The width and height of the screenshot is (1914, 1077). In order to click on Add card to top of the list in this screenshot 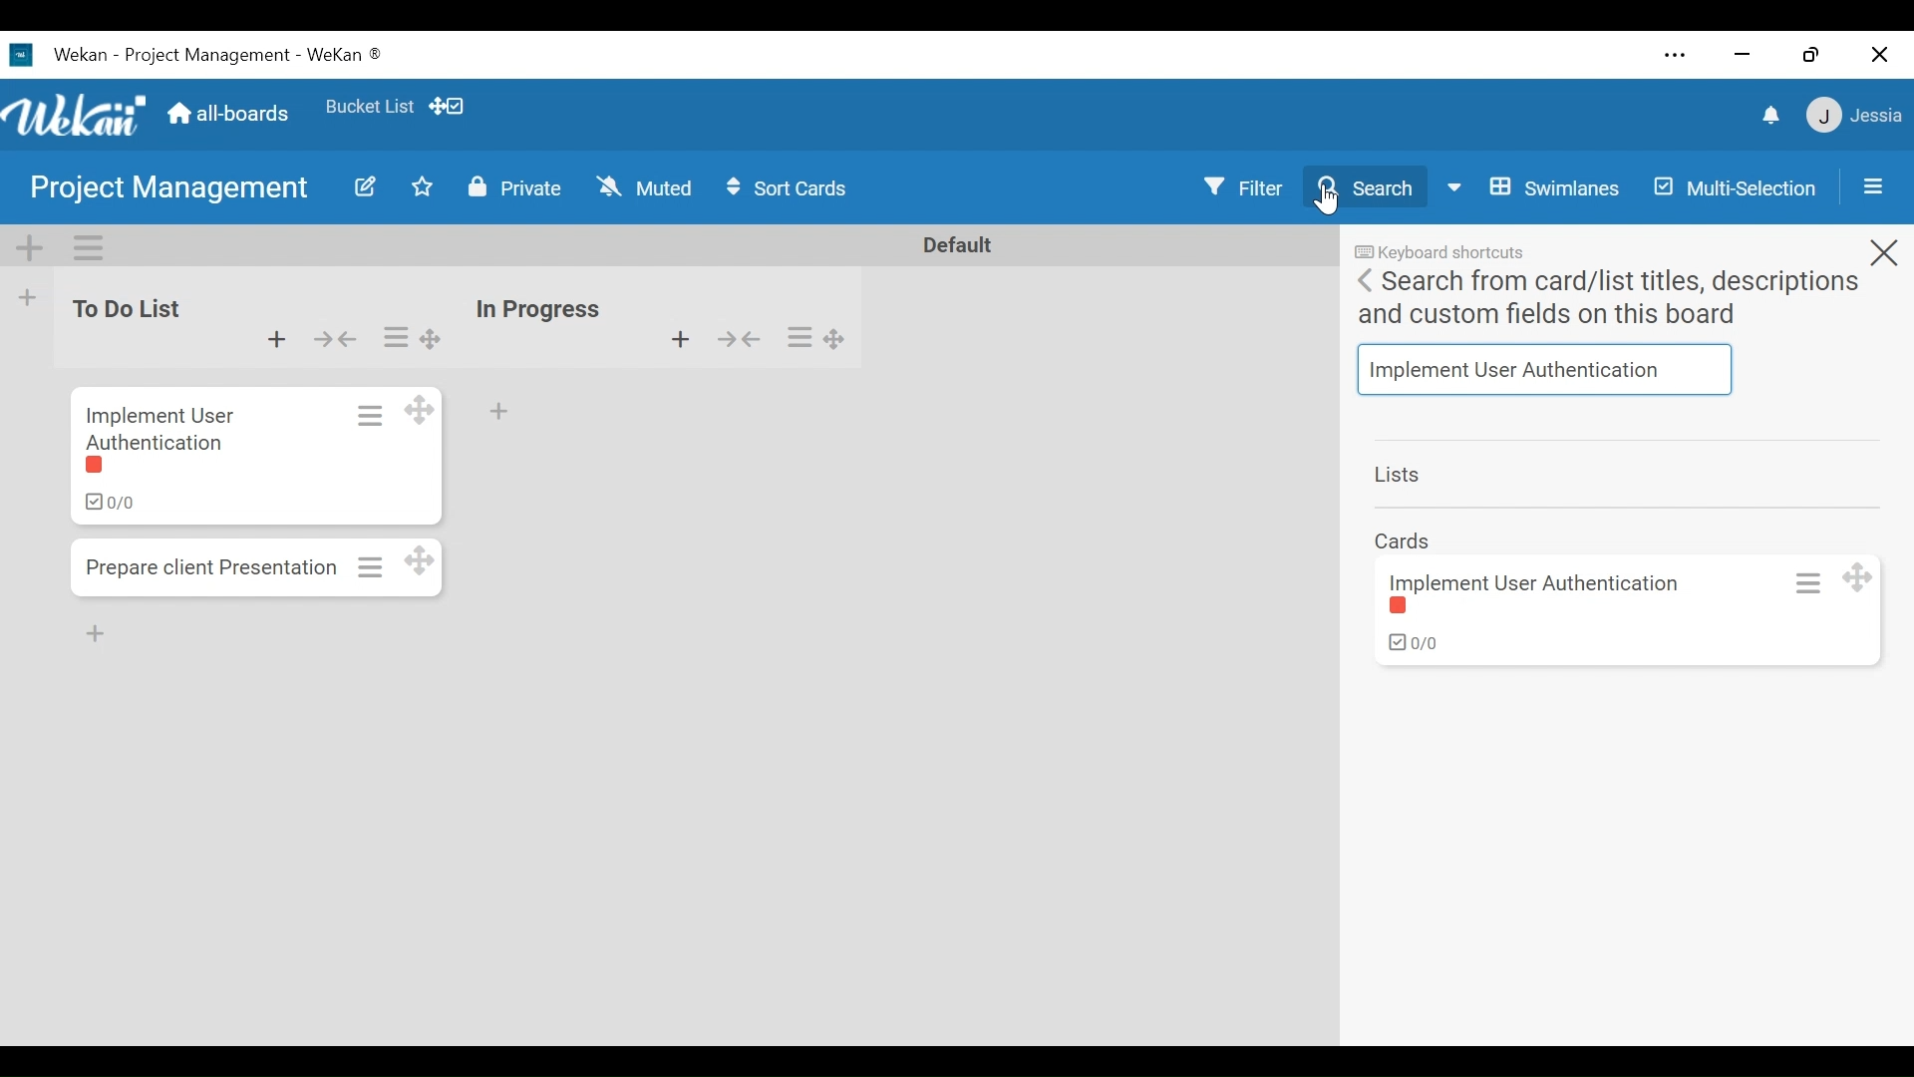, I will do `click(272, 335)`.